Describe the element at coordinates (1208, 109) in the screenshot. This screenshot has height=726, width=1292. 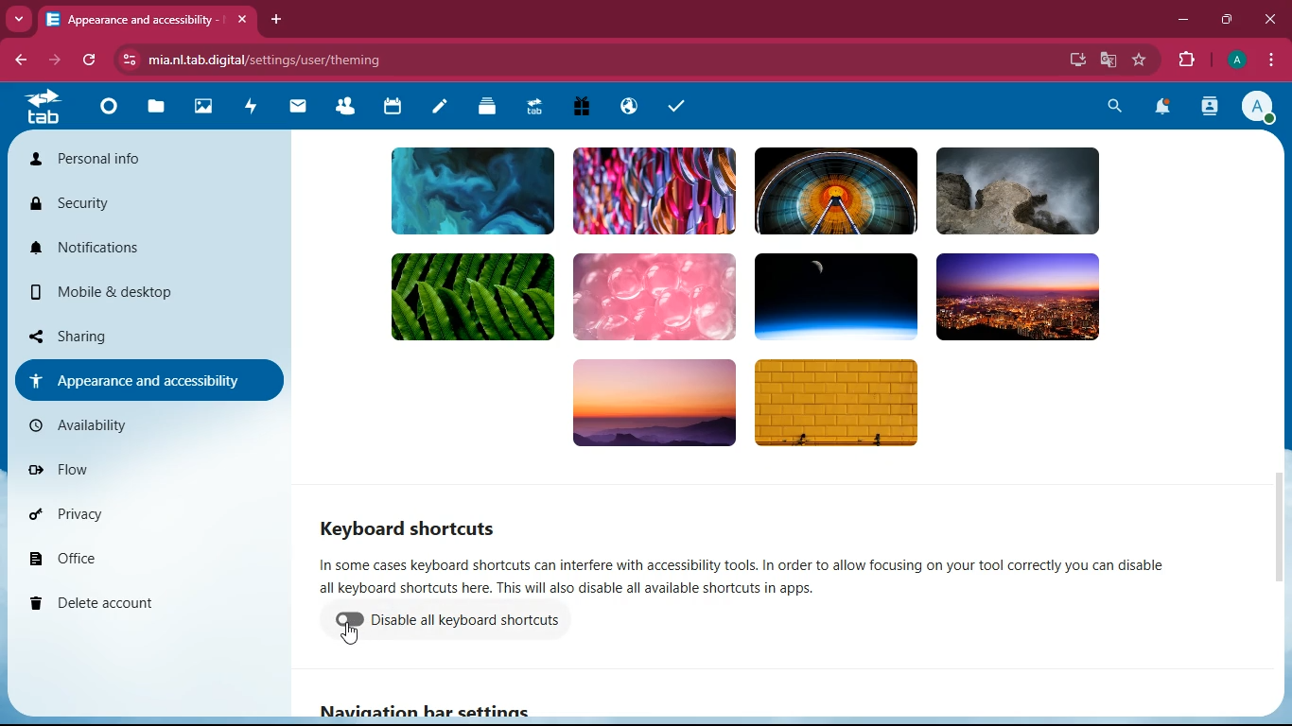
I see `activity` at that location.